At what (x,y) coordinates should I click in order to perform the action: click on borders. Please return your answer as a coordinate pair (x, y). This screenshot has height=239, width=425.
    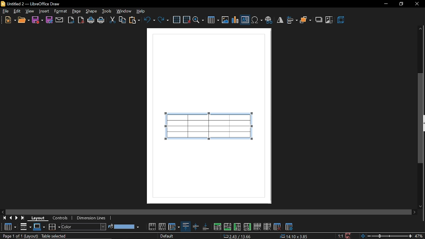
    Looking at the image, I should click on (54, 226).